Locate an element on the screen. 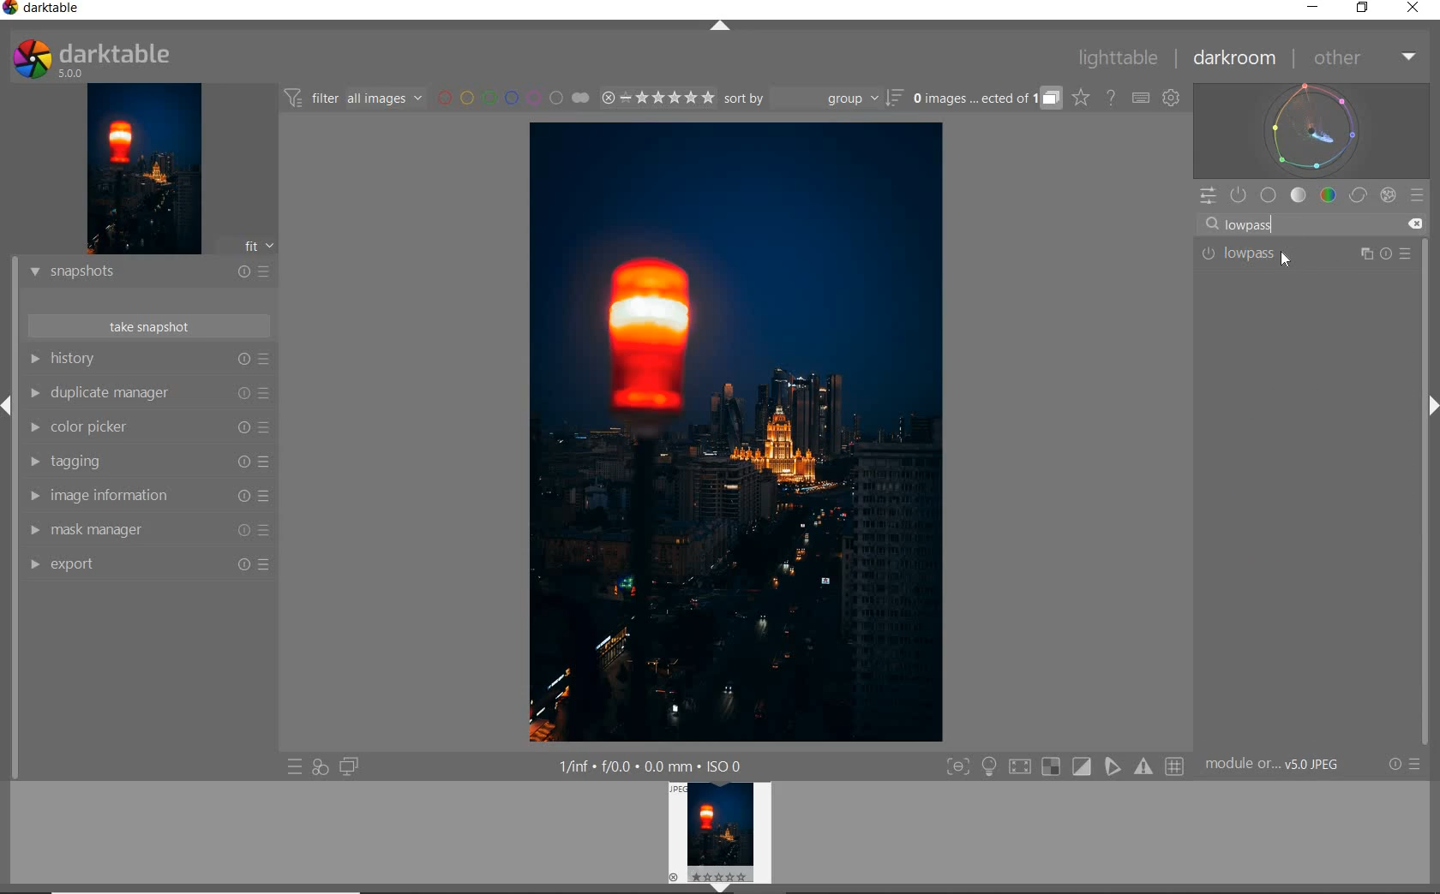 This screenshot has width=1440, height=894. RESET is located at coordinates (1396, 765).